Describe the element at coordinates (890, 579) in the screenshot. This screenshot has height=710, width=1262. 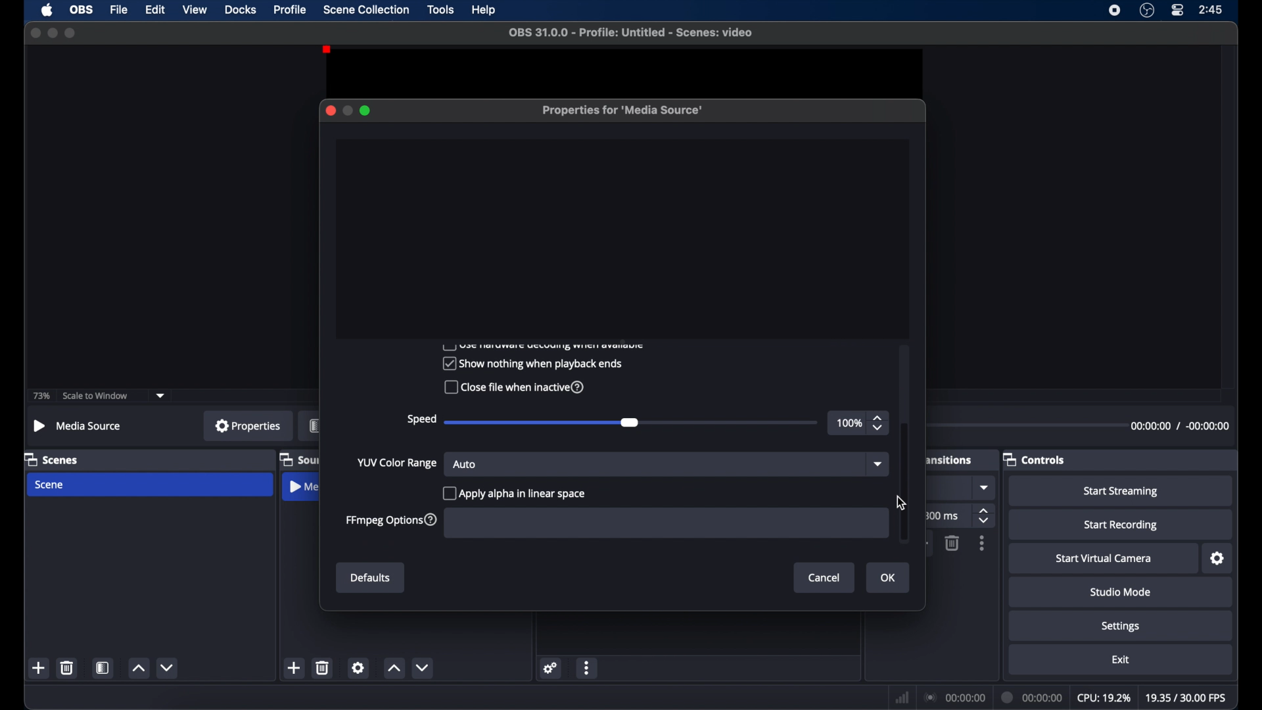
I see `ok` at that location.